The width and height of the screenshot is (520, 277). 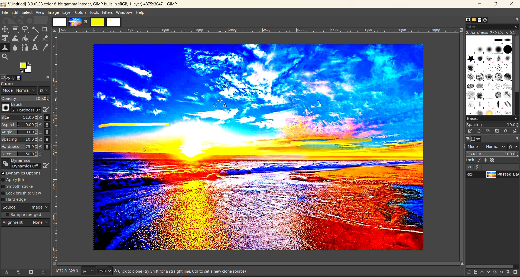 What do you see at coordinates (492, 26) in the screenshot?
I see `filter` at bounding box center [492, 26].